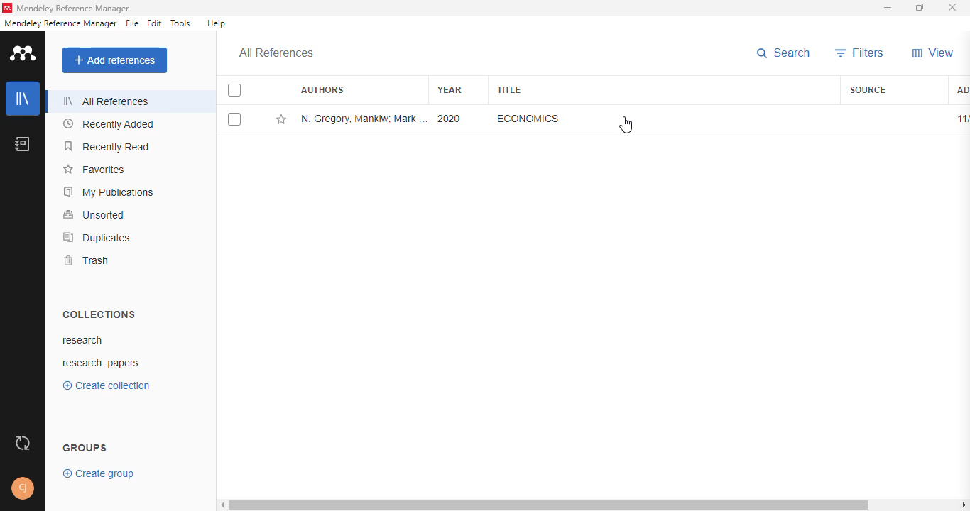  What do you see at coordinates (103, 101) in the screenshot?
I see `all references` at bounding box center [103, 101].